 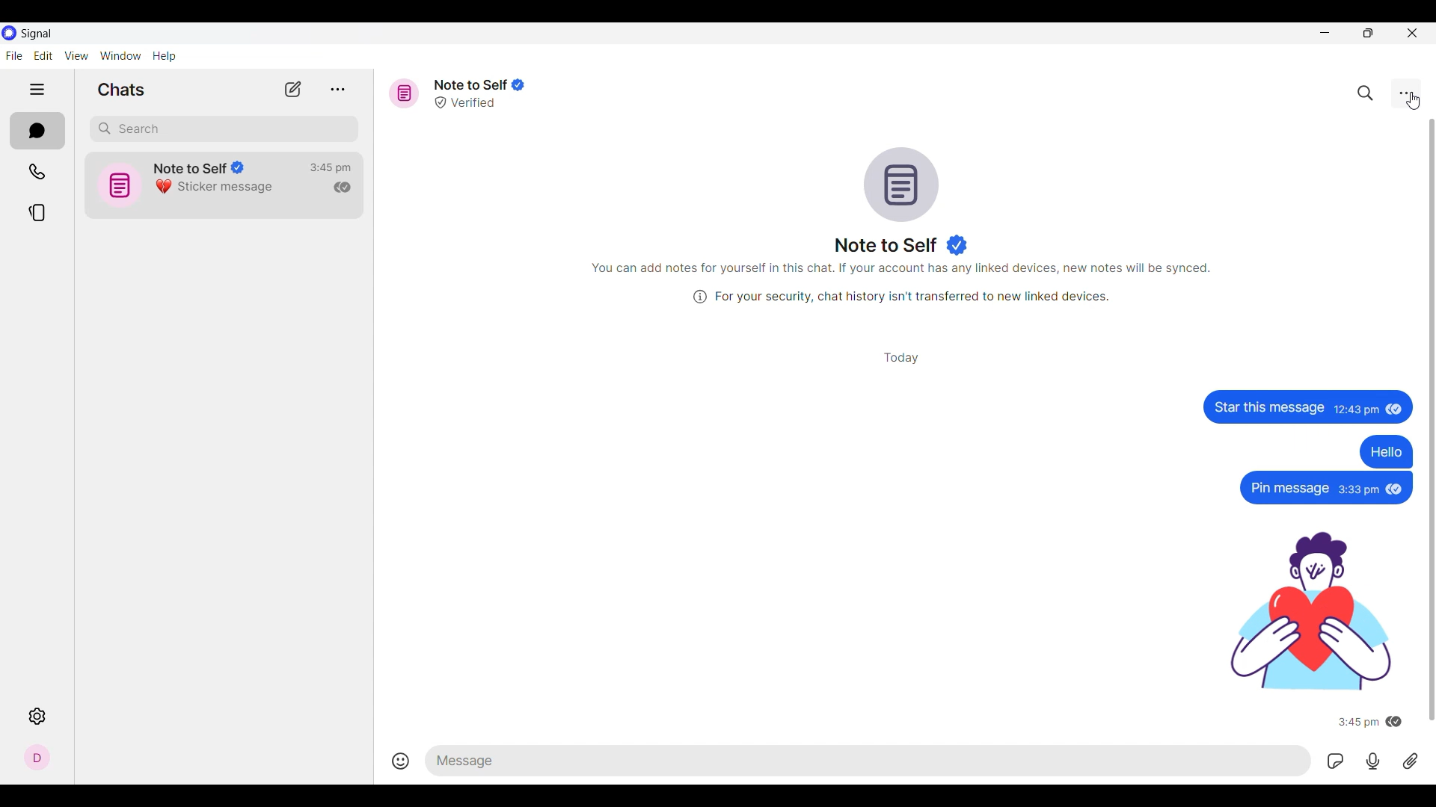 What do you see at coordinates (337, 90) in the screenshot?
I see `View archive` at bounding box center [337, 90].